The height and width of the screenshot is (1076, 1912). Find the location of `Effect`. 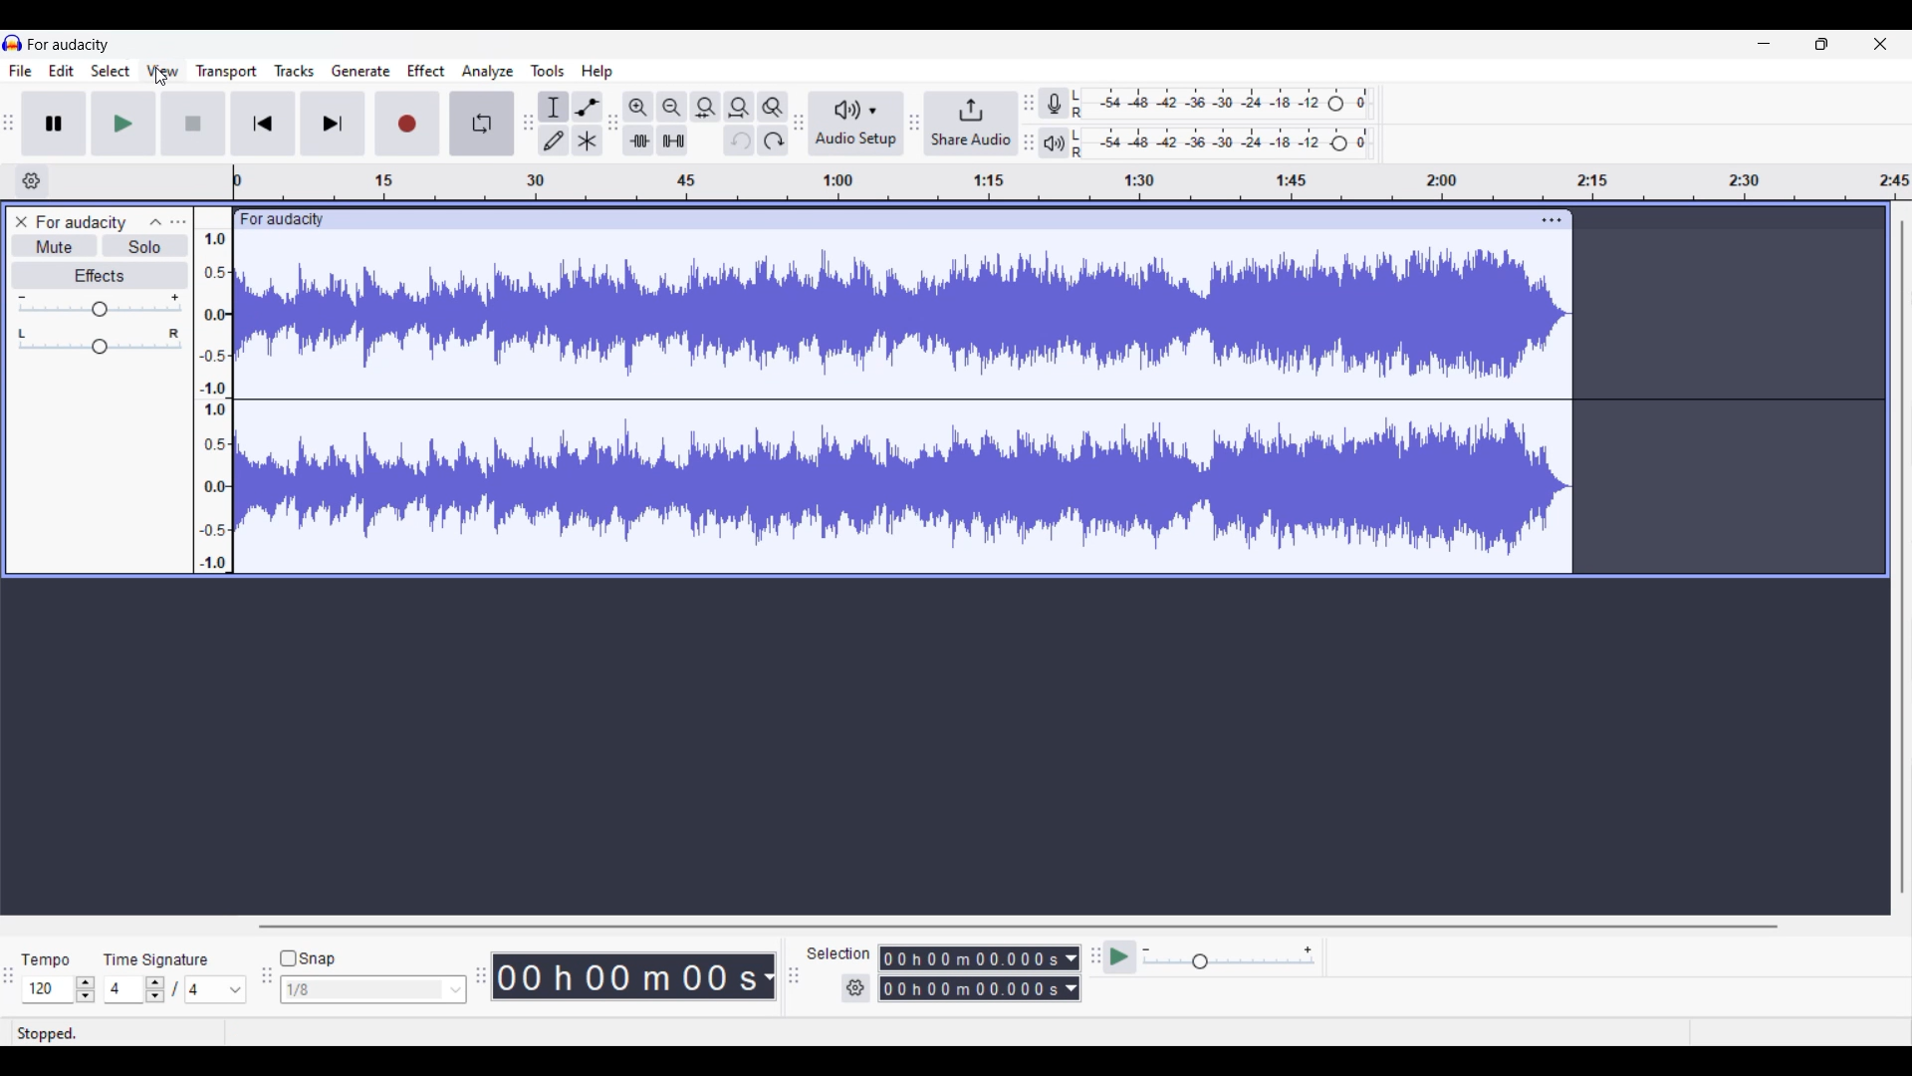

Effect is located at coordinates (426, 72).